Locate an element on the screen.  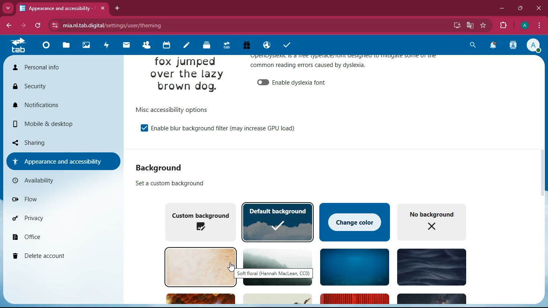
background is located at coordinates (276, 266).